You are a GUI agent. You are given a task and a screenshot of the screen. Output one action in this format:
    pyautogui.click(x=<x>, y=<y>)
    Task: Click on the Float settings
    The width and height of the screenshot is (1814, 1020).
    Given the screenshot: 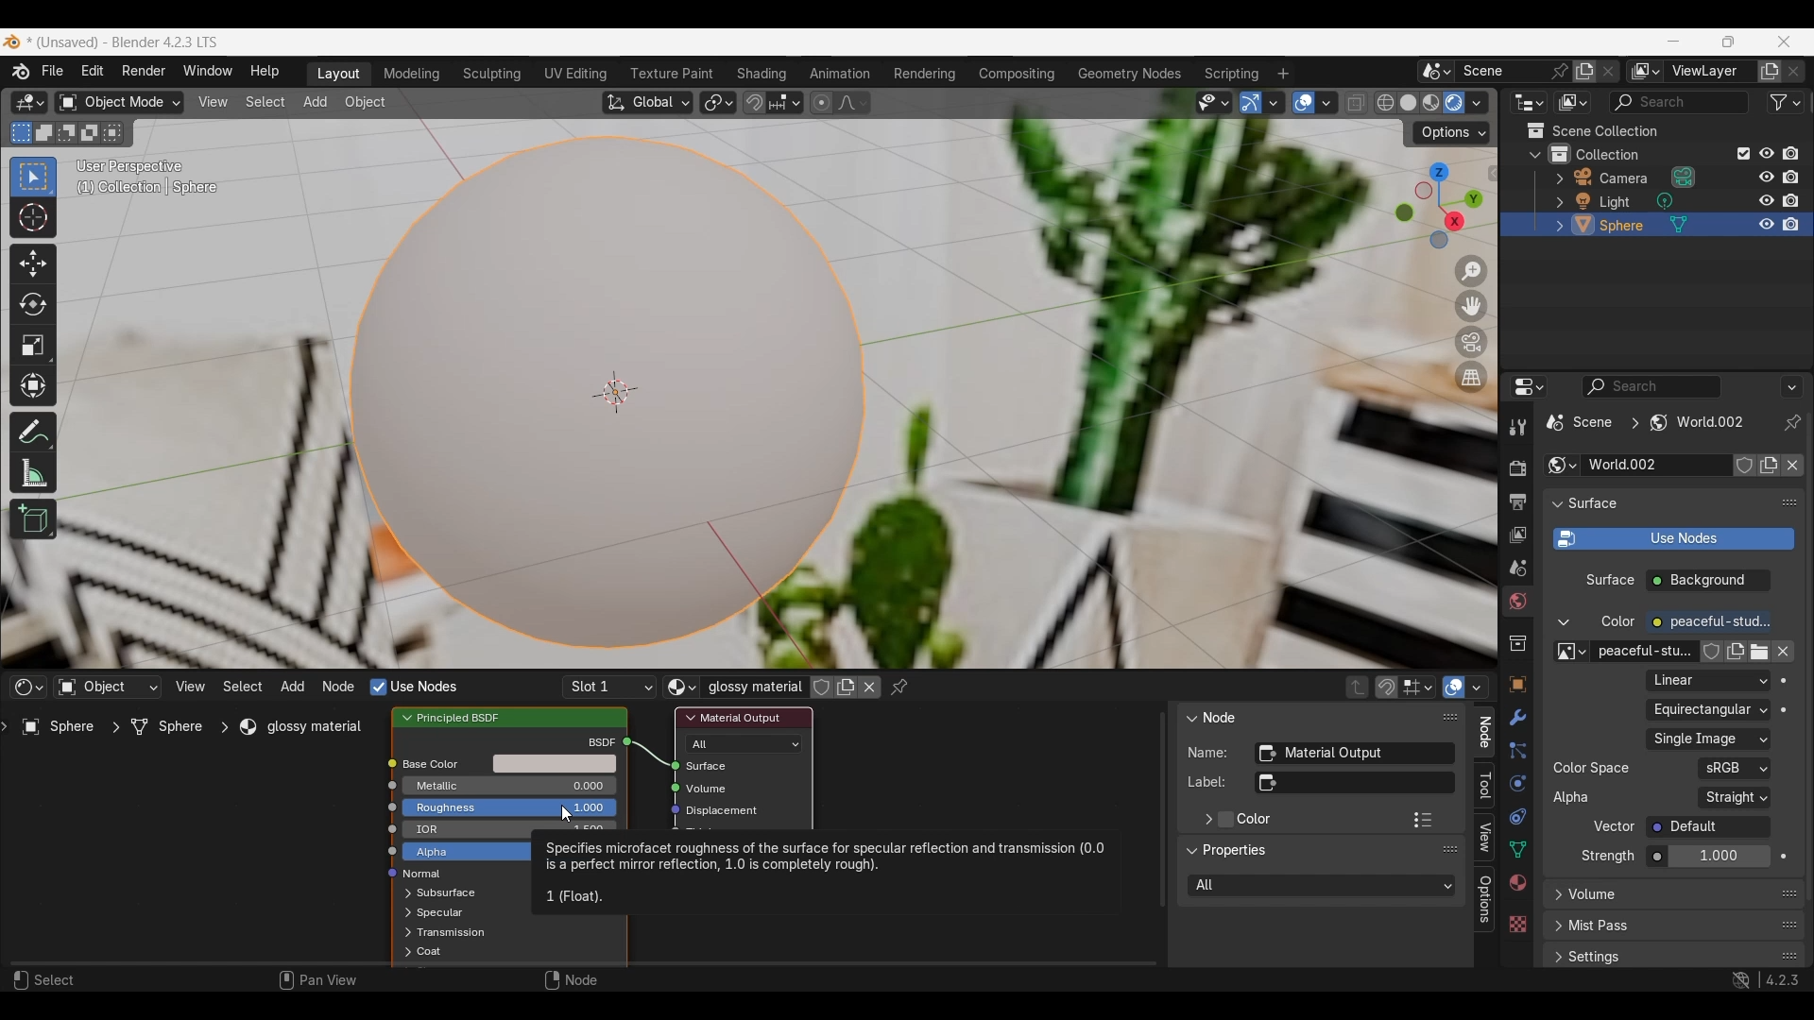 What is the action you would take?
    pyautogui.click(x=1789, y=956)
    